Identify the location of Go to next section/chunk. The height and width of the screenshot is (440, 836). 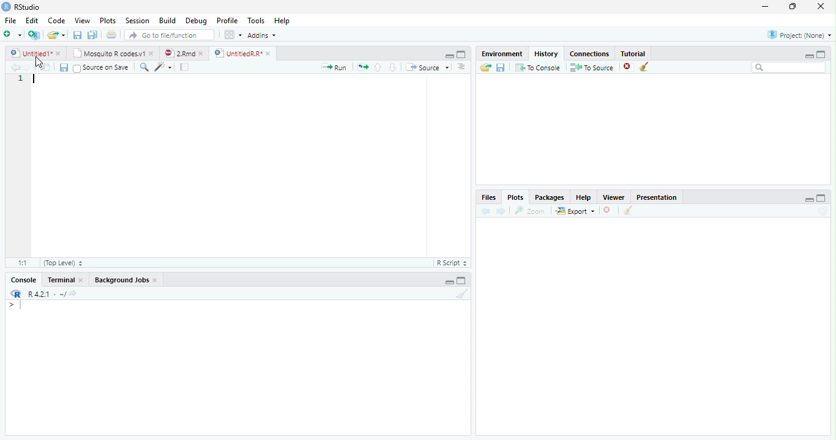
(392, 68).